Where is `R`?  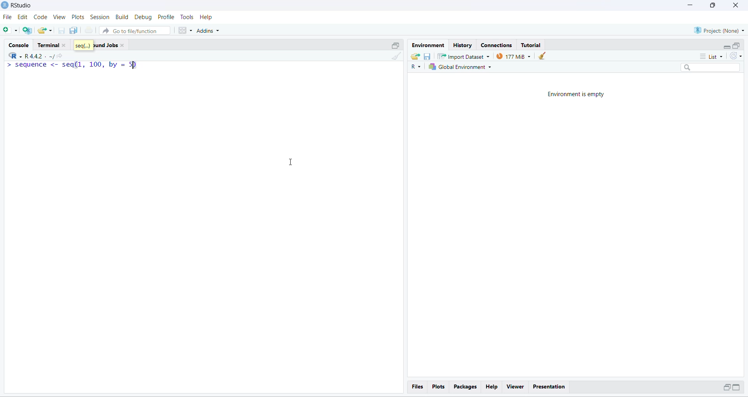
R is located at coordinates (15, 55).